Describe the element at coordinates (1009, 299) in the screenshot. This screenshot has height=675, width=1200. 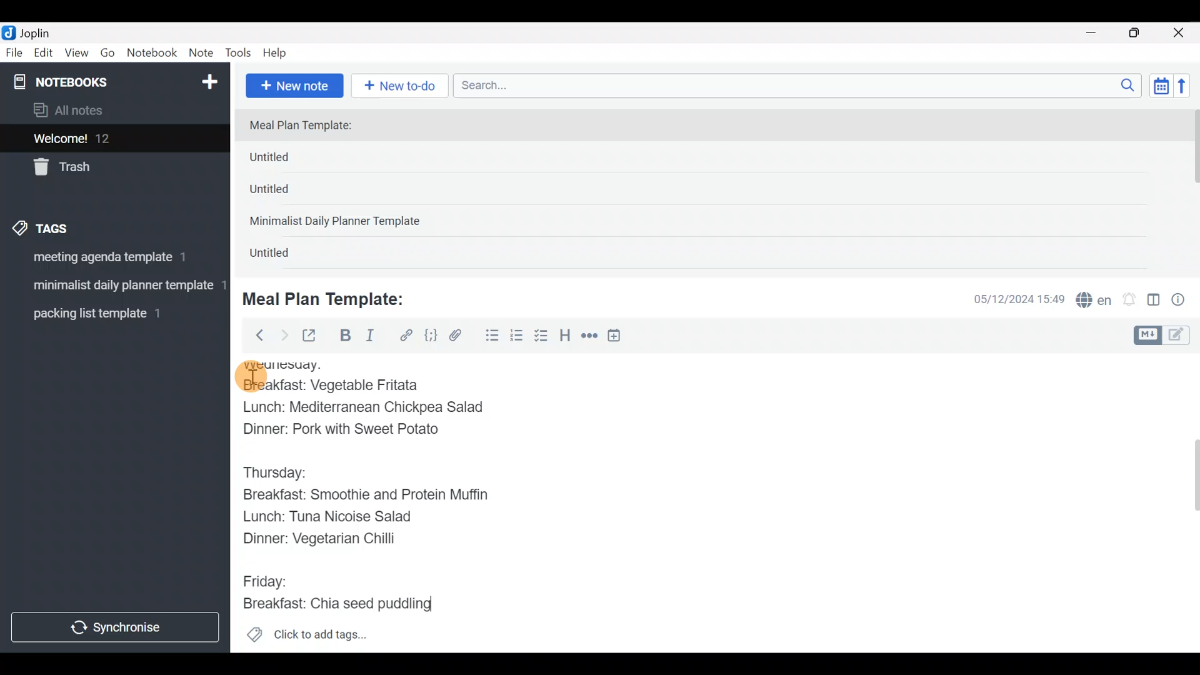
I see `Date & time` at that location.